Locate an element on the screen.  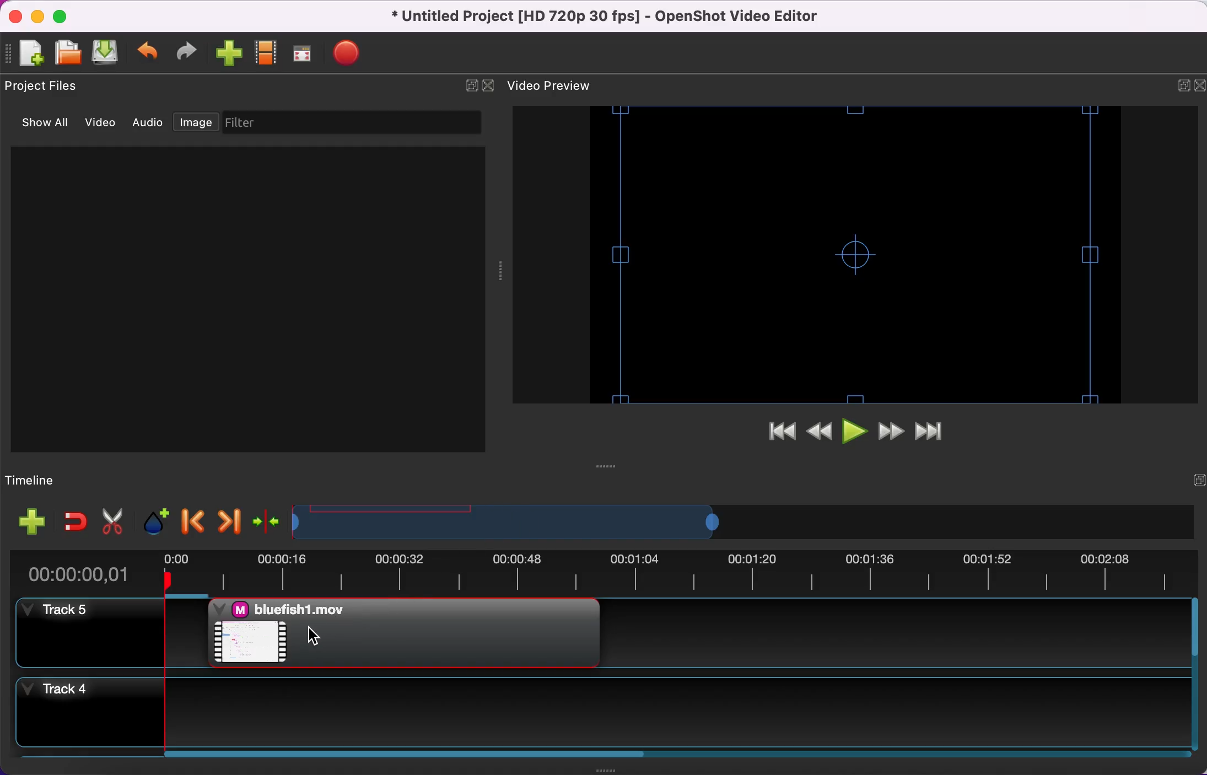
undo is located at coordinates (151, 54).